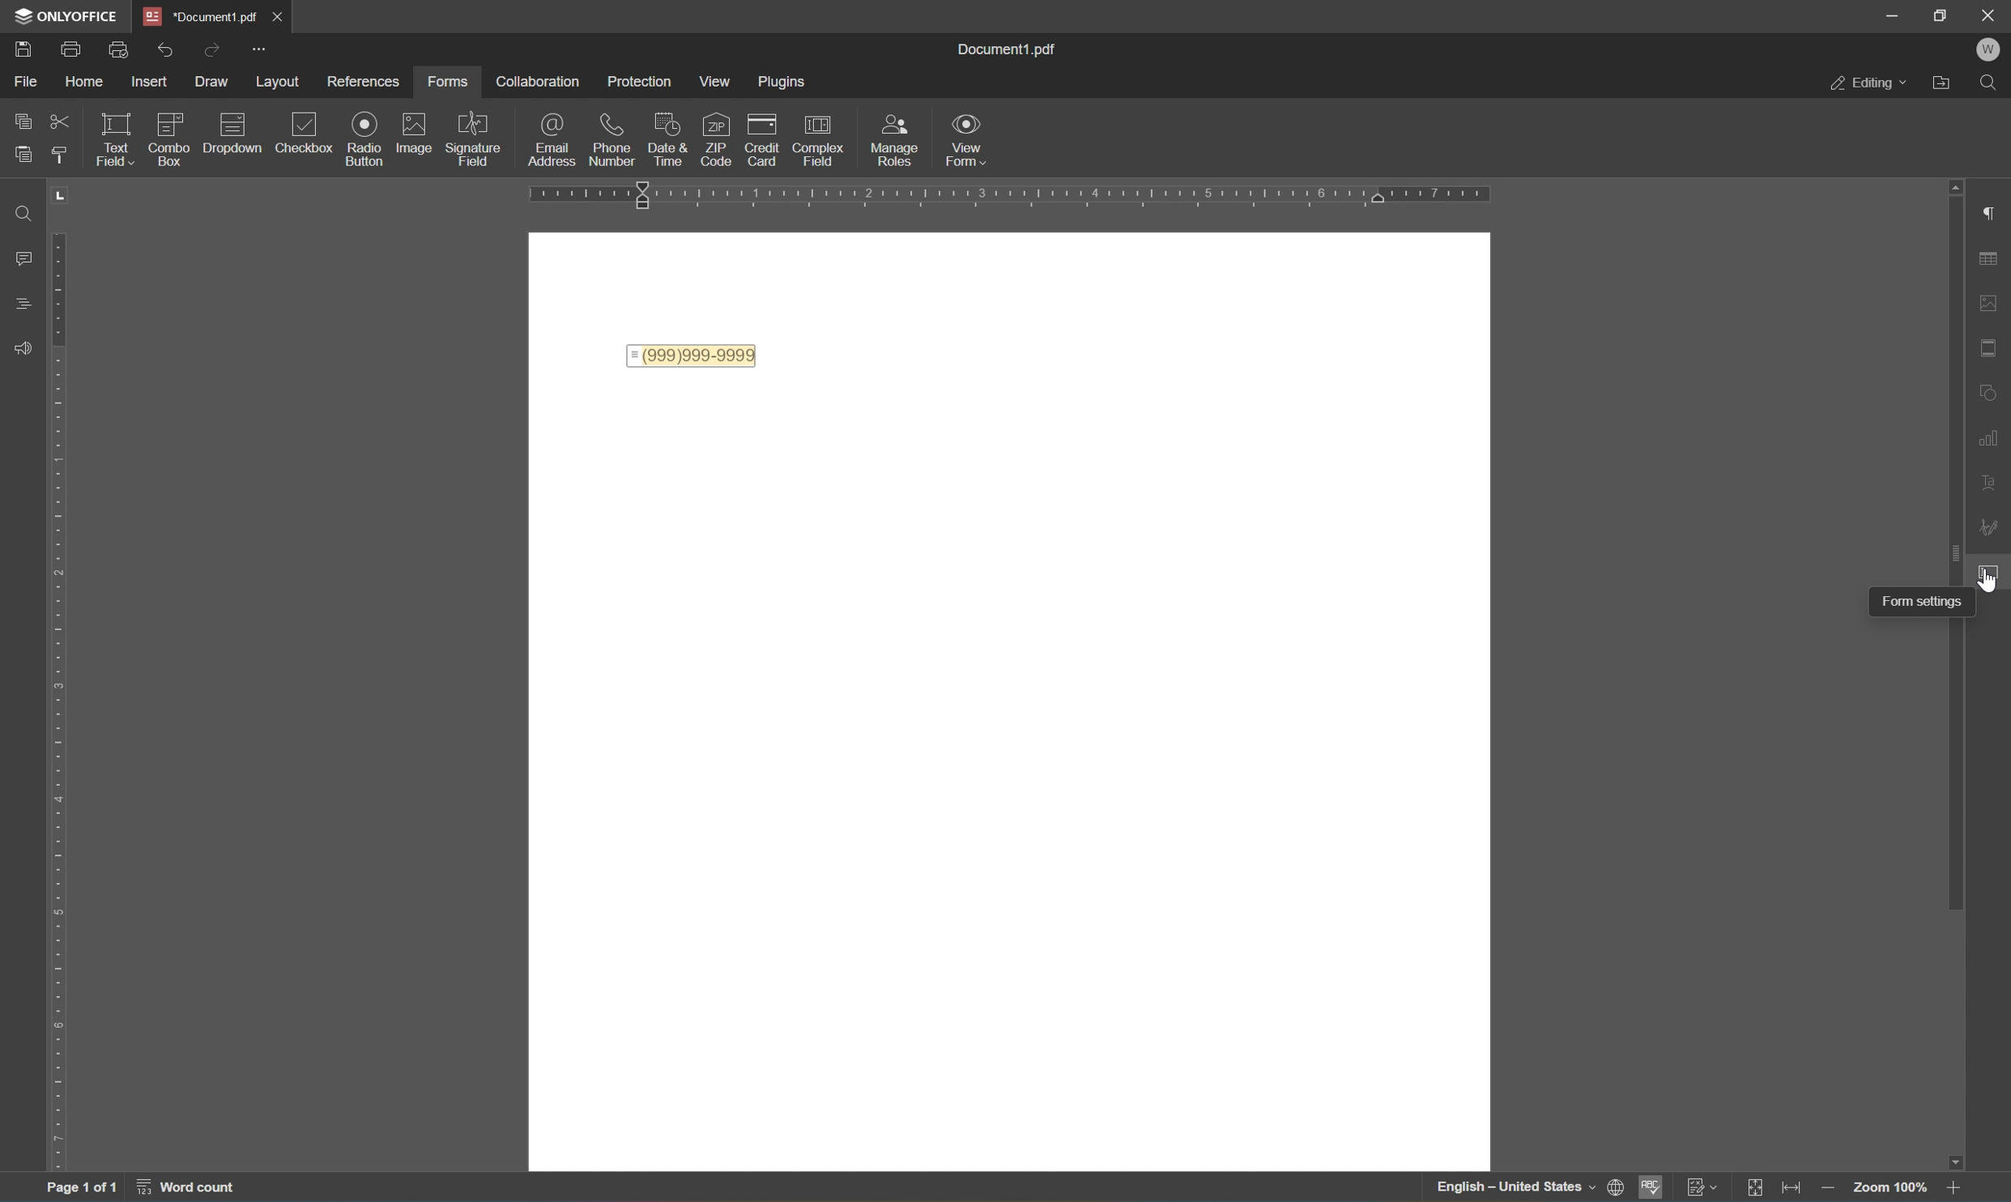 This screenshot has height=1202, width=2011. I want to click on comments, so click(19, 256).